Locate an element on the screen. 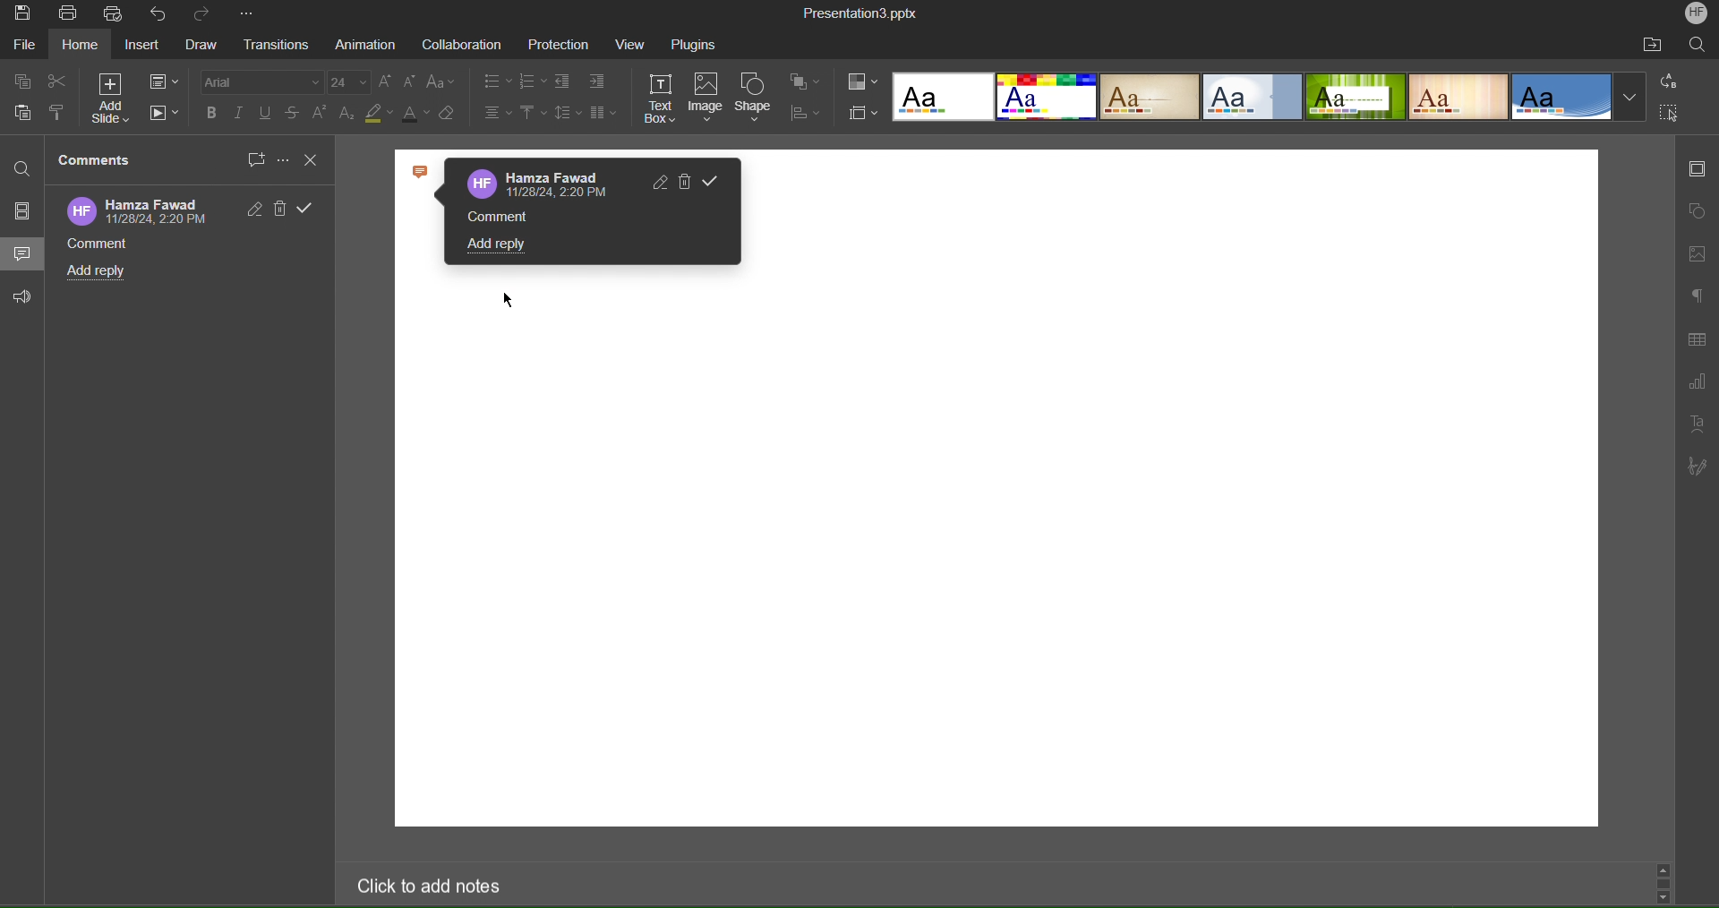 This screenshot has width=1719, height=908. Validate is located at coordinates (308, 208).